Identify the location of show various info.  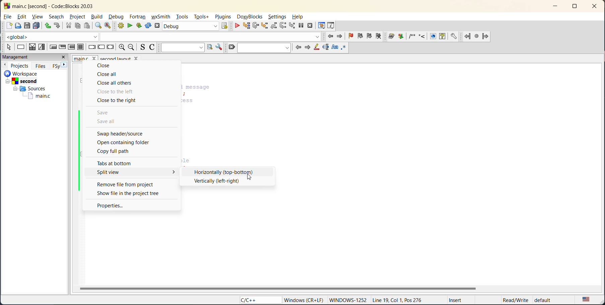
(331, 25).